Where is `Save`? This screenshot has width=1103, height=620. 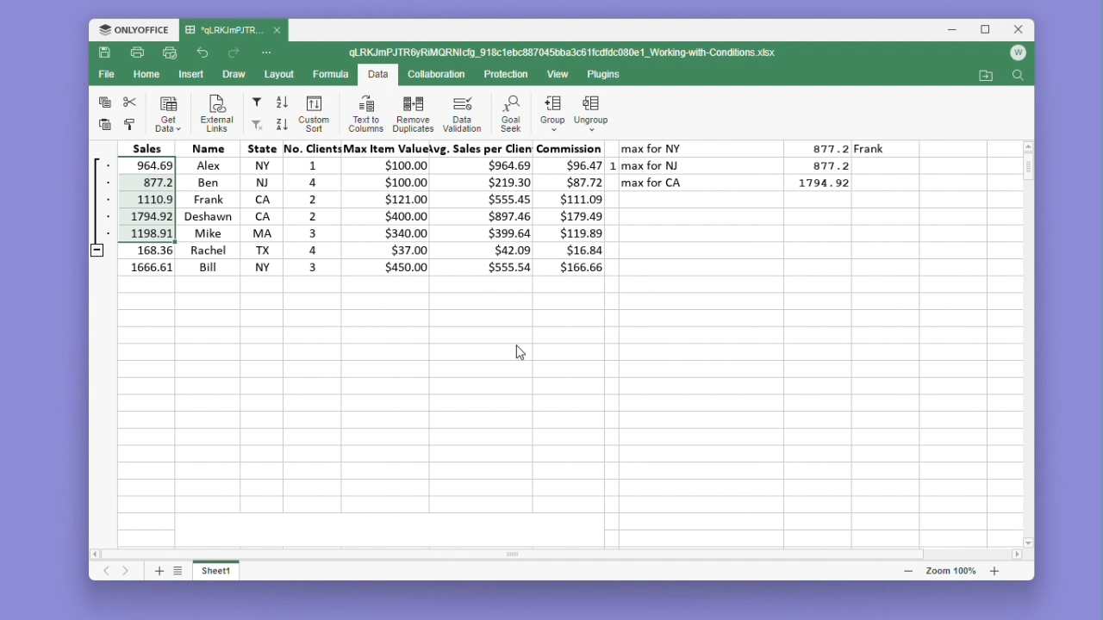 Save is located at coordinates (105, 53).